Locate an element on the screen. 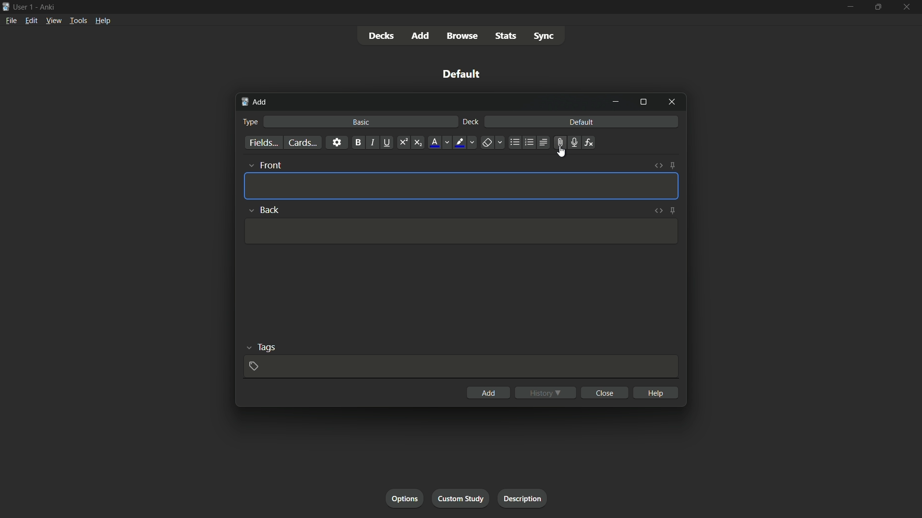 This screenshot has height=518, width=922. alignment is located at coordinates (544, 142).